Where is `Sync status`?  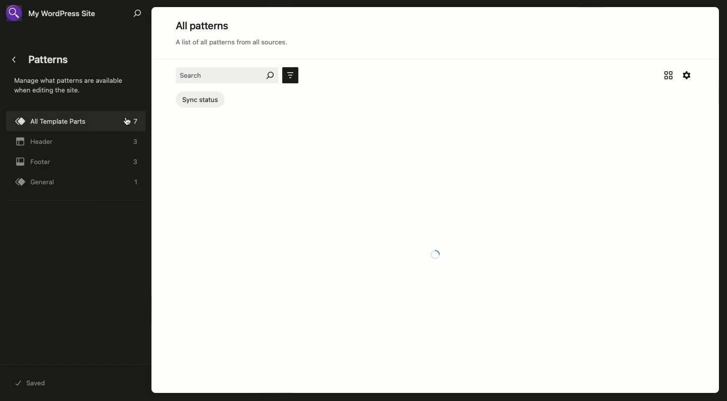
Sync status is located at coordinates (202, 100).